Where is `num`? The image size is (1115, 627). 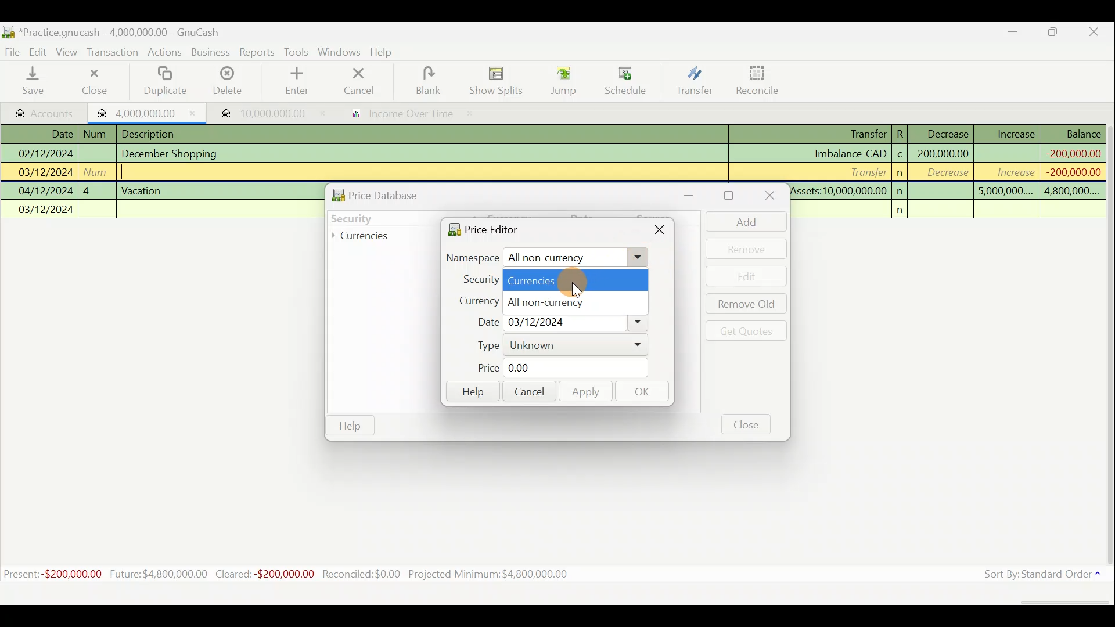 num is located at coordinates (98, 134).